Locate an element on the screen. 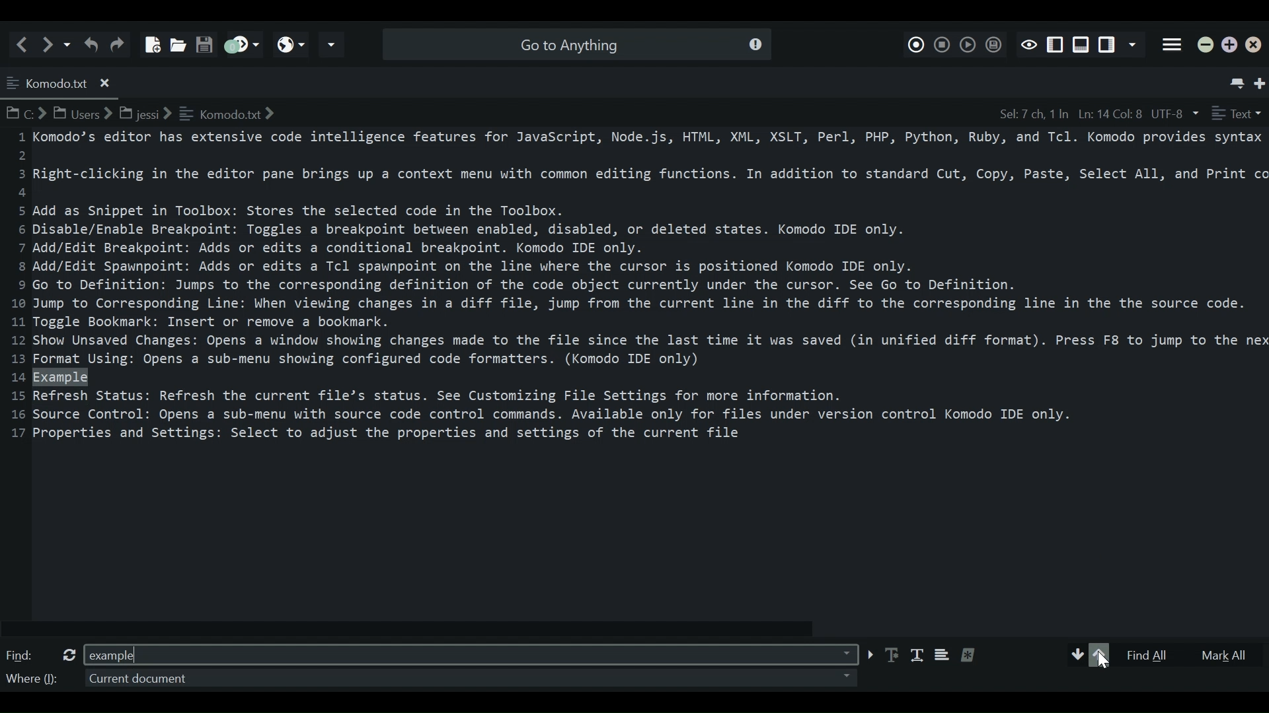 This screenshot has height=713, width=1269. Search is located at coordinates (574, 44).